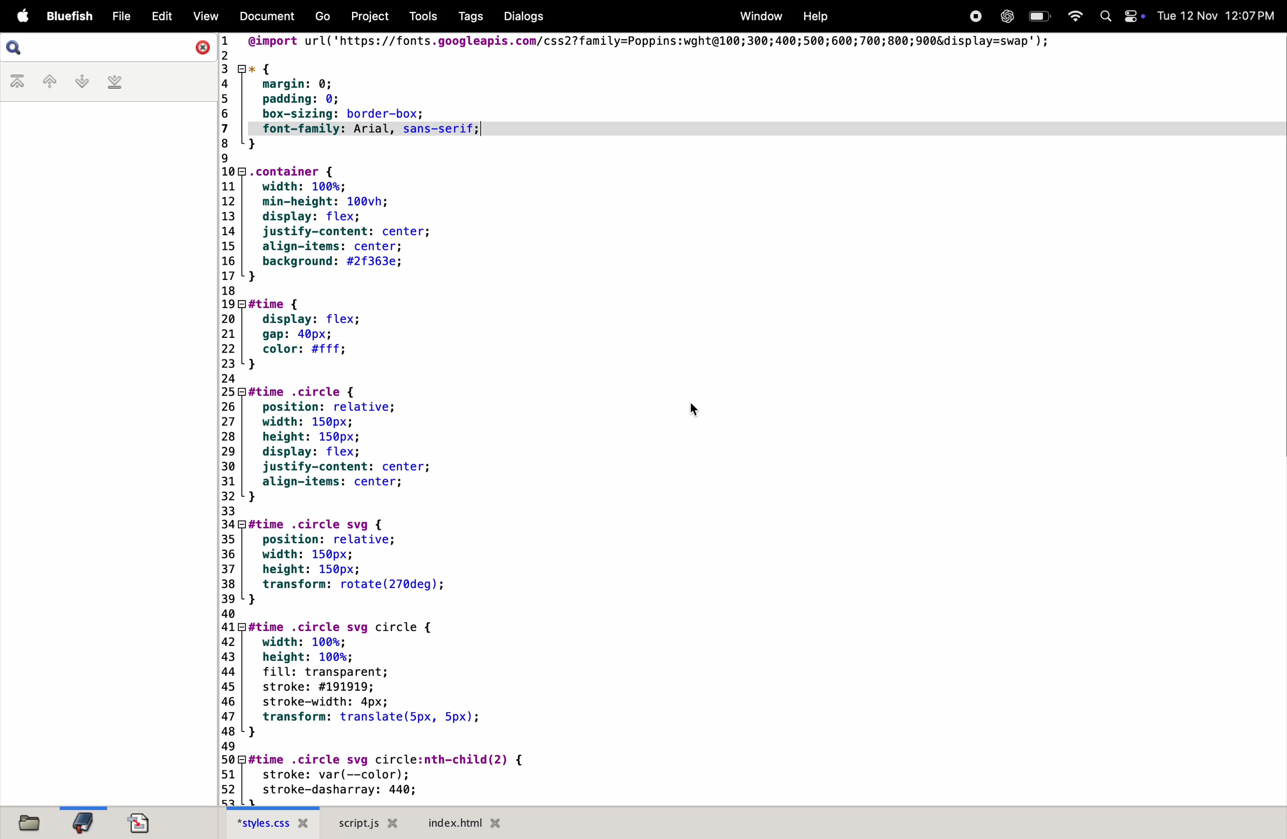  Describe the element at coordinates (120, 16) in the screenshot. I see `file` at that location.